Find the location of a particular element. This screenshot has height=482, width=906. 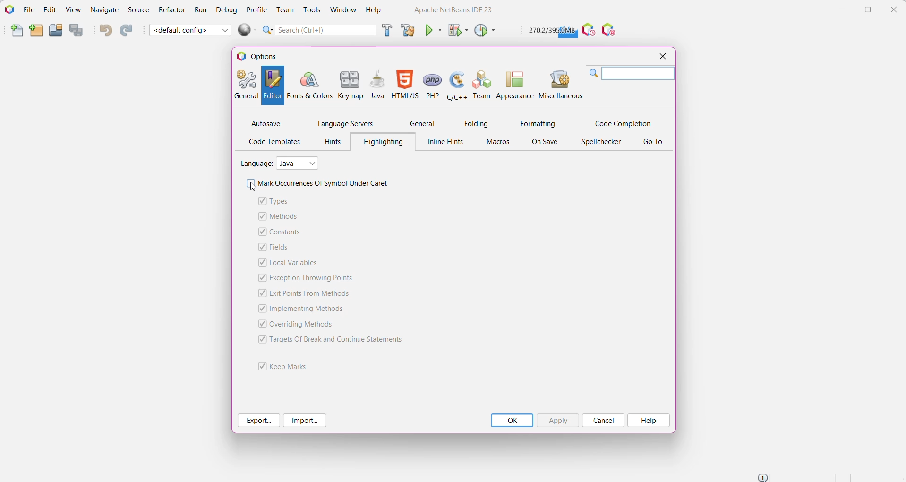

Mark Occurrences Of Symbol Under Caret - Click to enable is located at coordinates (327, 183).